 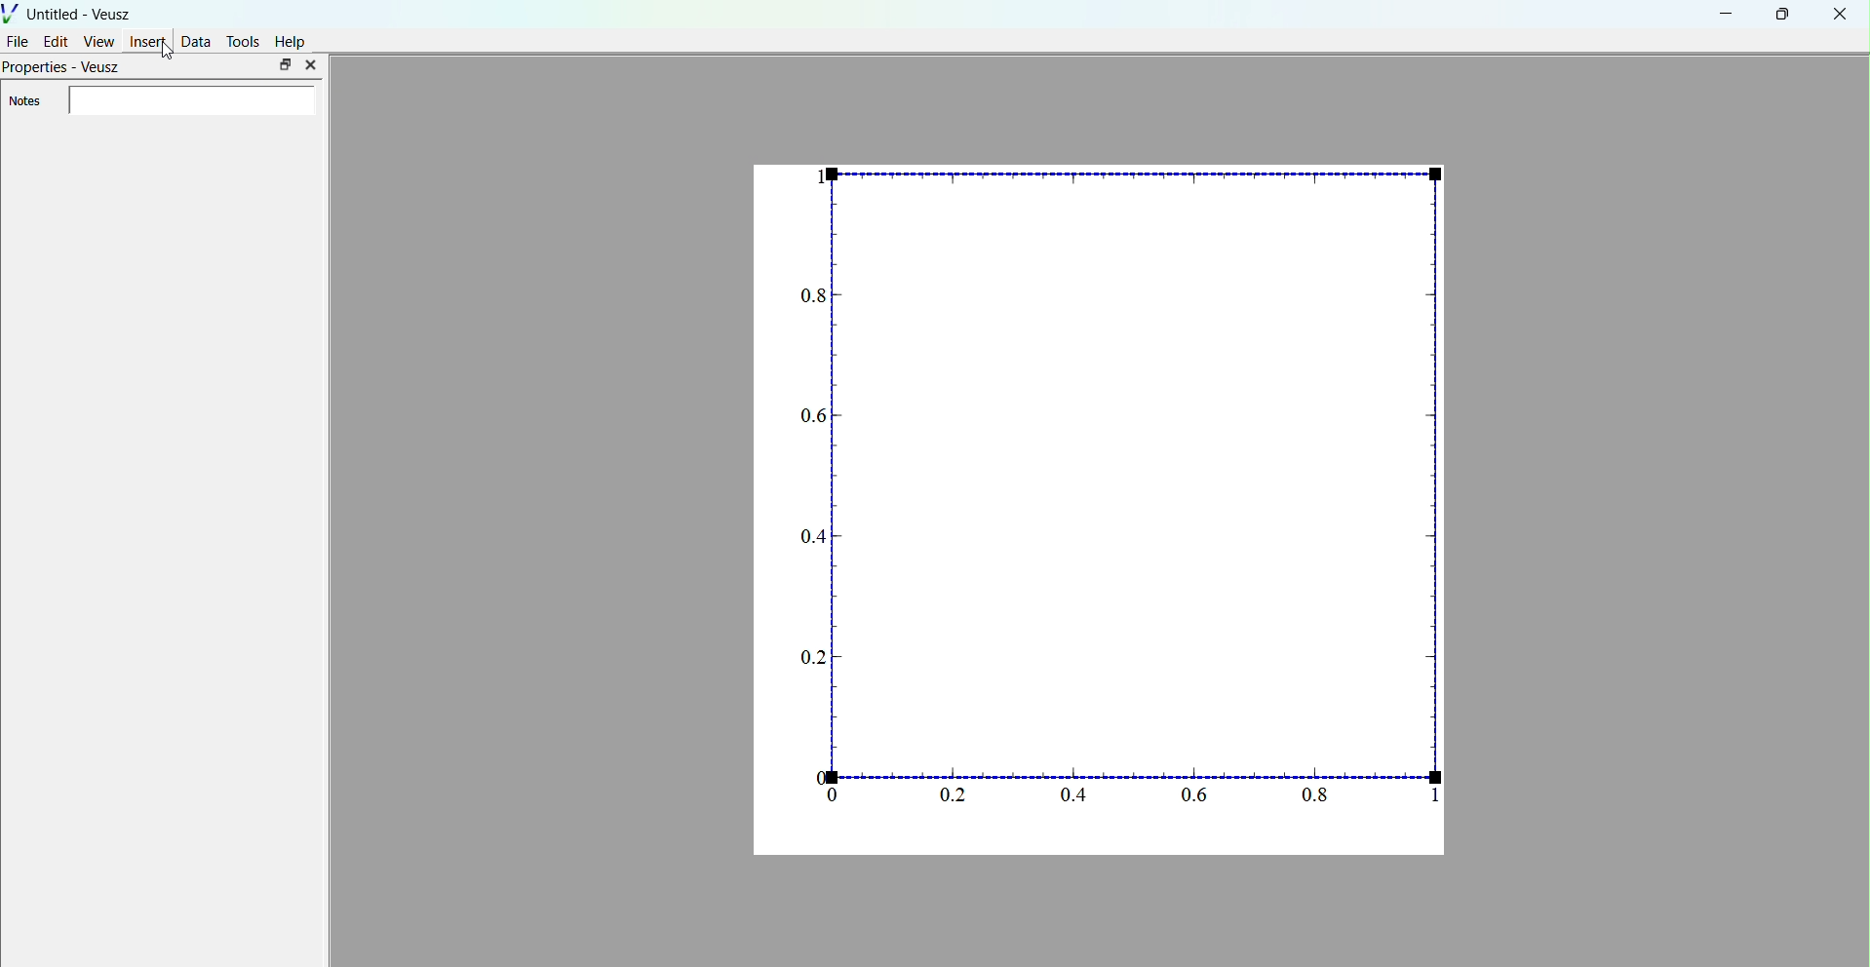 I want to click on graphs, so click(x=1102, y=508).